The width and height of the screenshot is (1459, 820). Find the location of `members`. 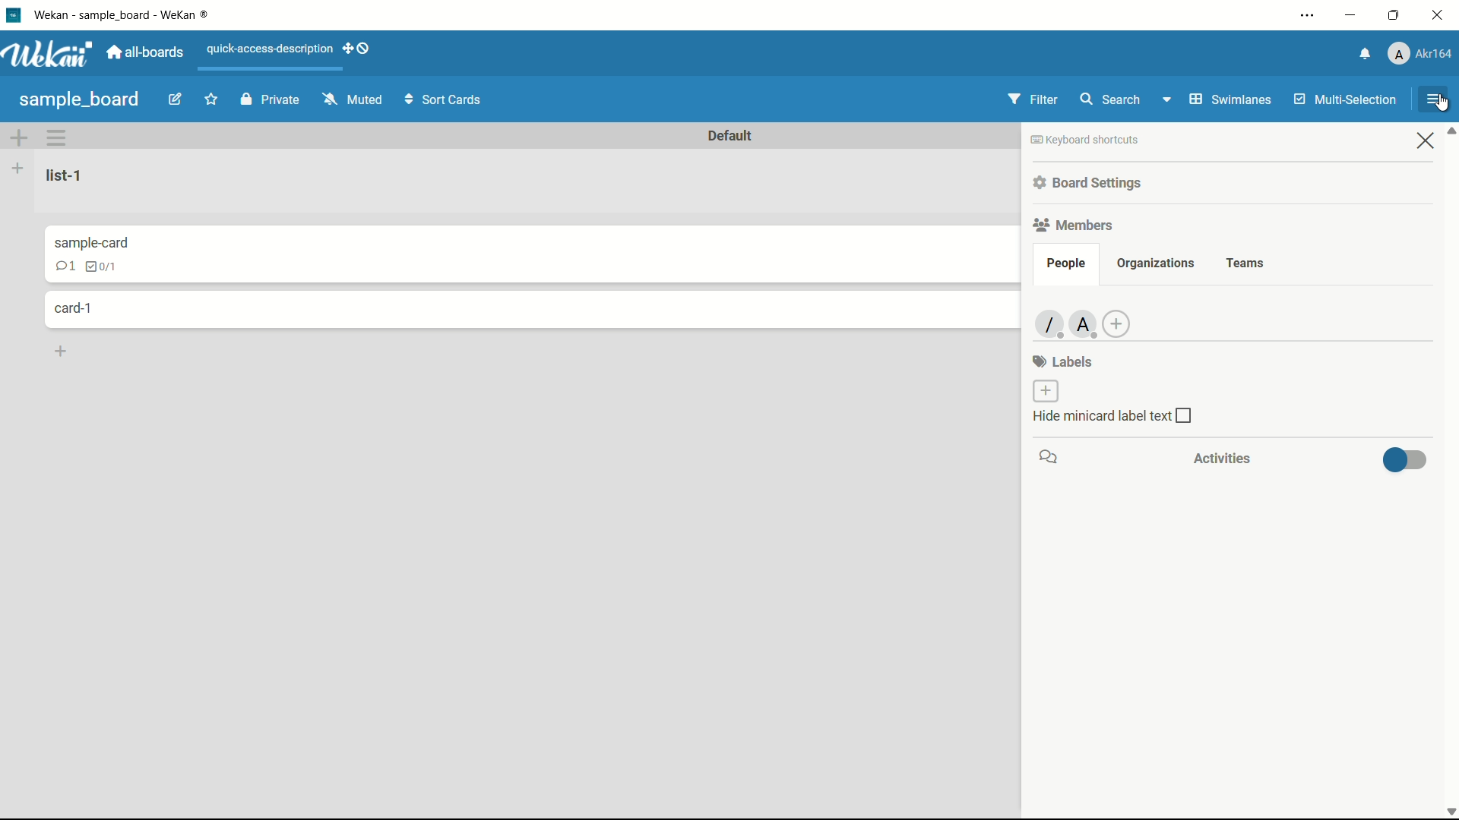

members is located at coordinates (1072, 224).